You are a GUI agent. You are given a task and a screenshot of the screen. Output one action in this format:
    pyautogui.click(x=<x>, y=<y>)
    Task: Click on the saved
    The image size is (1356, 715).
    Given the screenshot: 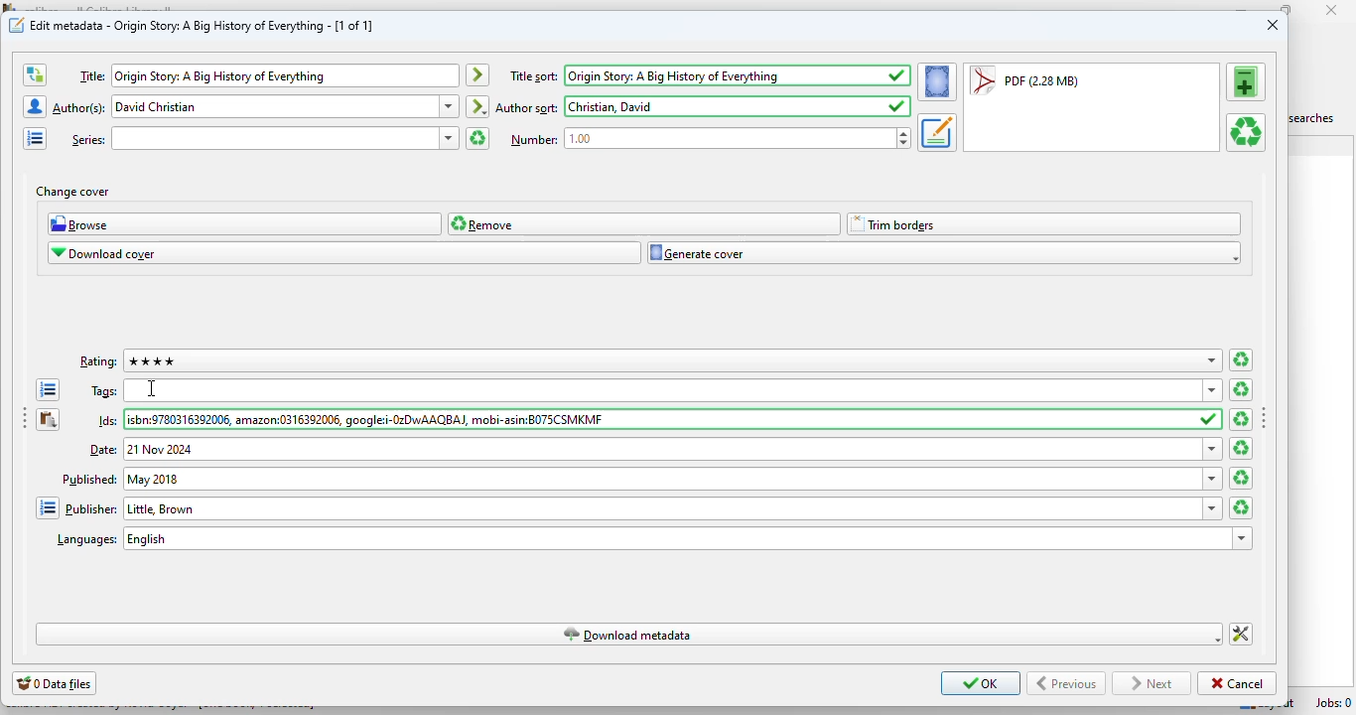 What is the action you would take?
    pyautogui.click(x=898, y=75)
    